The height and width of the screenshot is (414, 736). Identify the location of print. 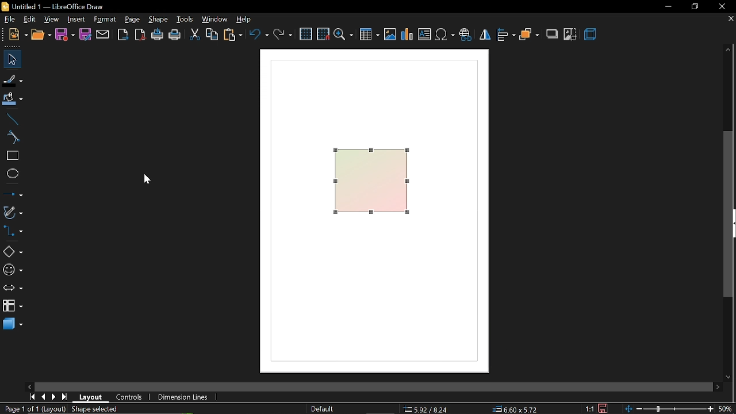
(175, 36).